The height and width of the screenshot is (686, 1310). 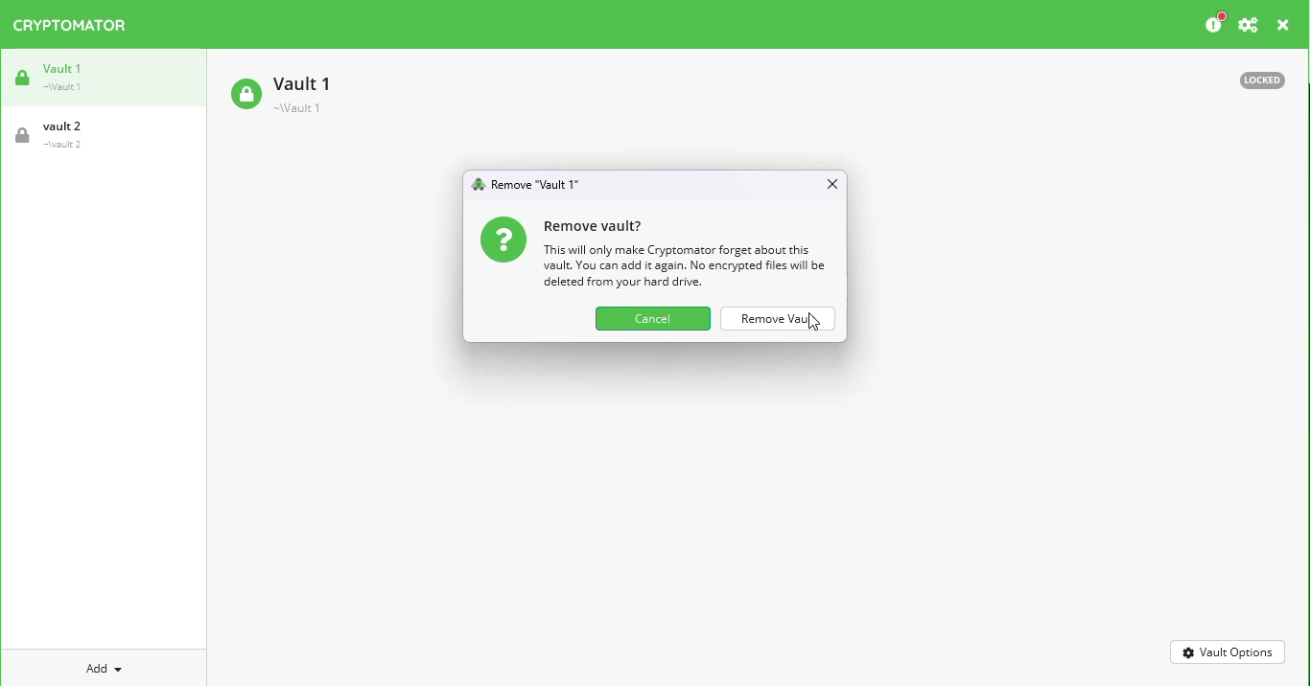 What do you see at coordinates (536, 184) in the screenshot?
I see `remove "Vault 1"` at bounding box center [536, 184].